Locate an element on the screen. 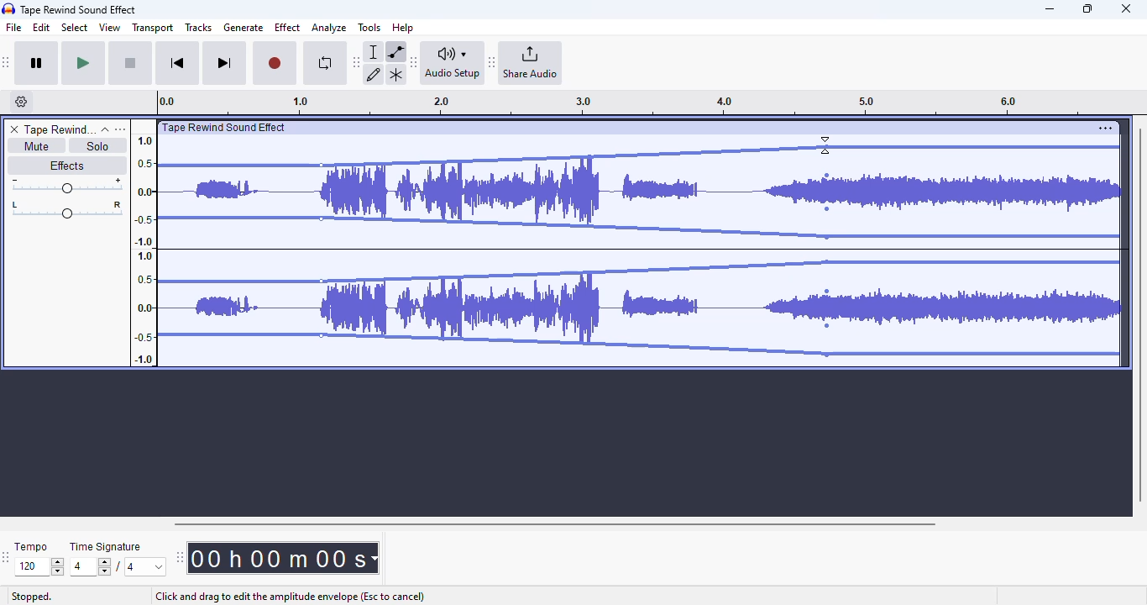 The image size is (1147, 605). record is located at coordinates (275, 64).